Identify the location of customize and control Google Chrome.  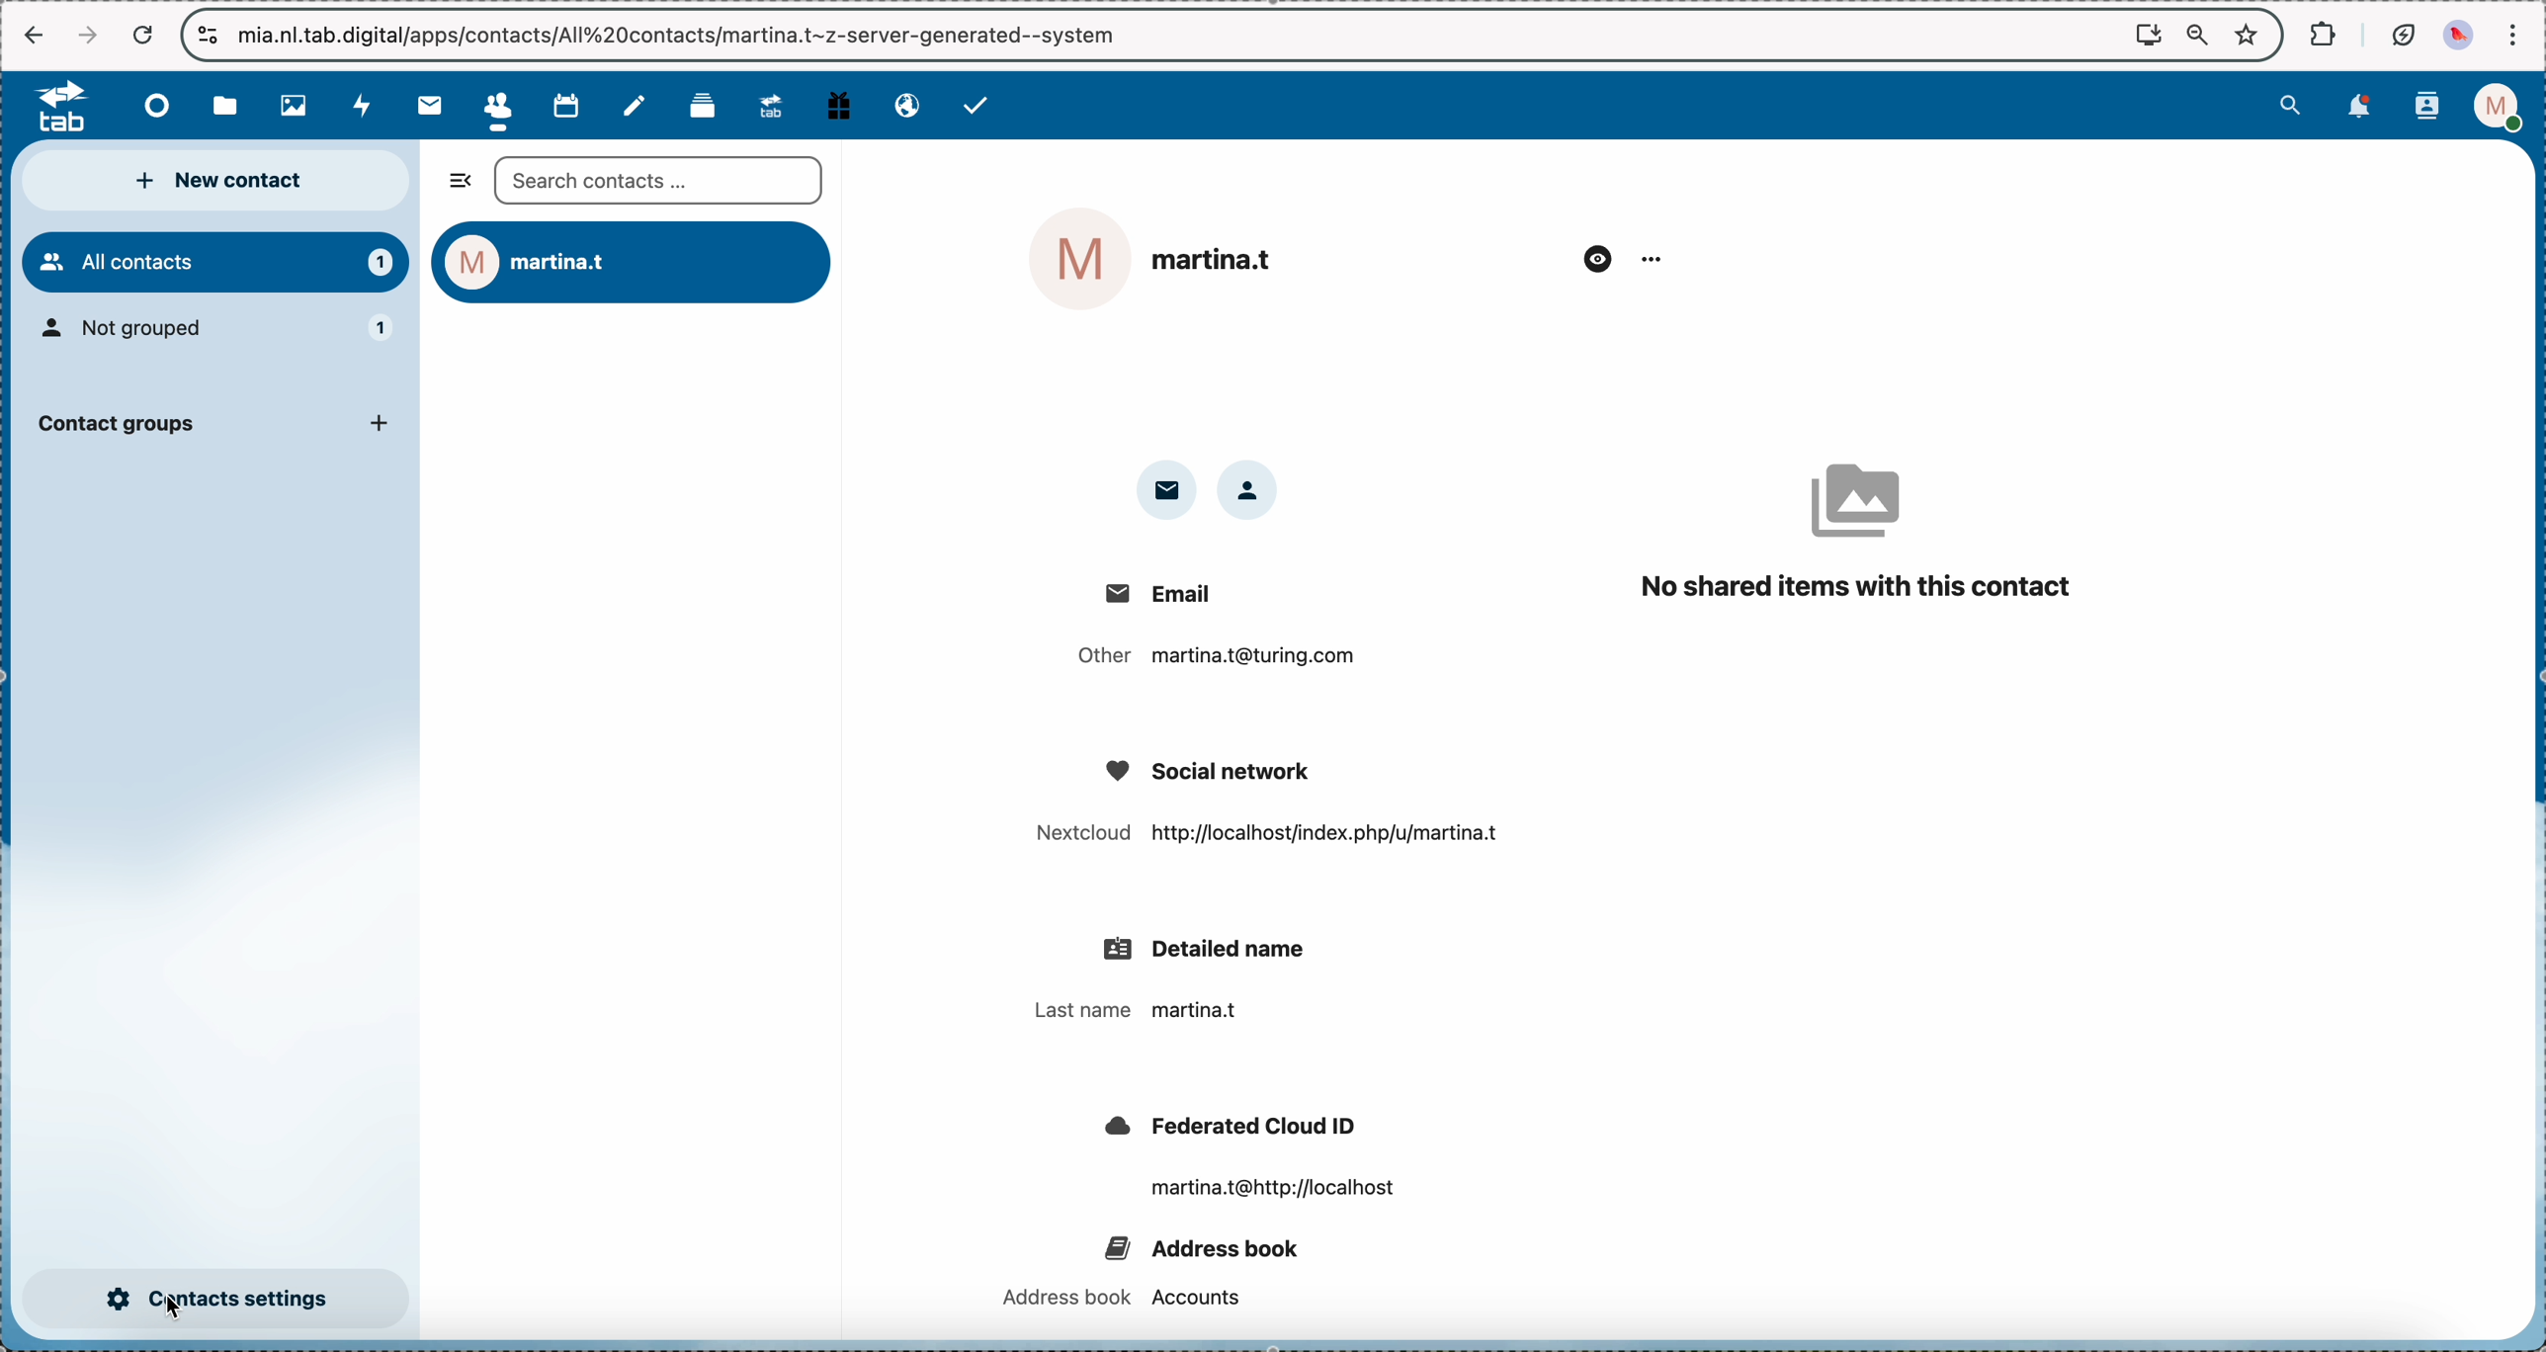
(2517, 32).